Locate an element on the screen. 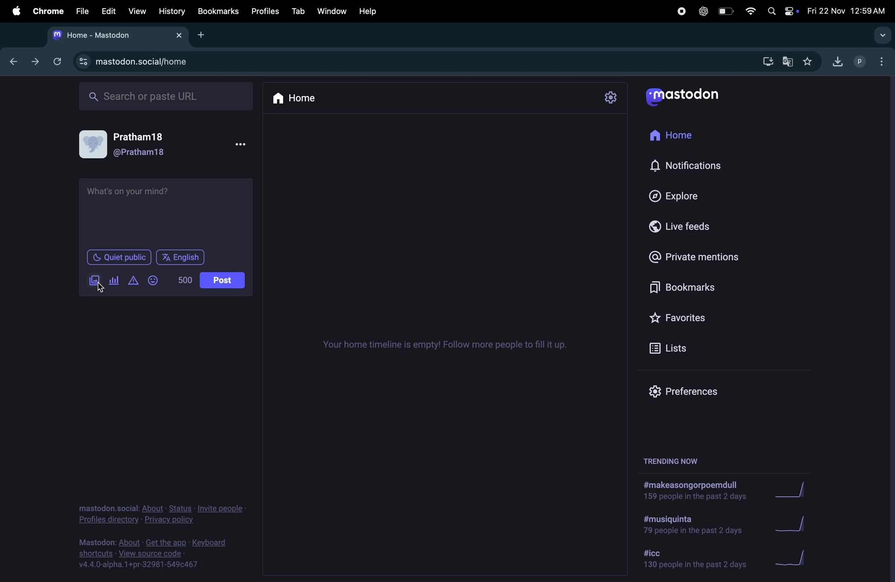 The width and height of the screenshot is (895, 582). settings is located at coordinates (611, 97).